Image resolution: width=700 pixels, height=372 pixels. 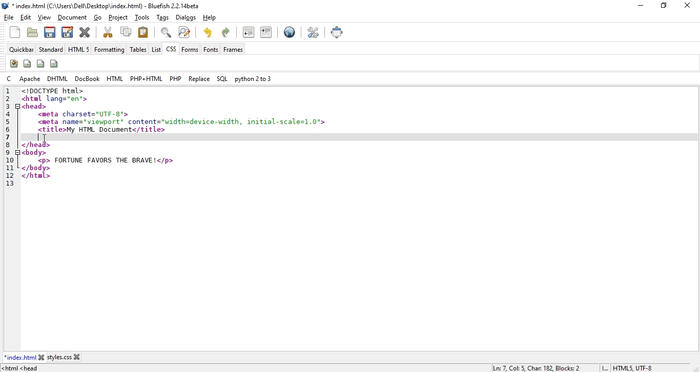 What do you see at coordinates (690, 5) in the screenshot?
I see `close` at bounding box center [690, 5].